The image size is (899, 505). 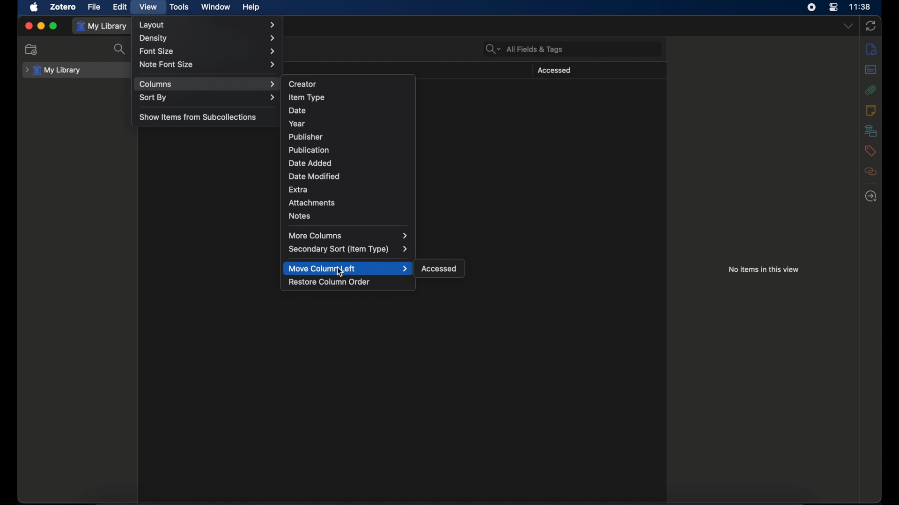 I want to click on font size, so click(x=207, y=52).